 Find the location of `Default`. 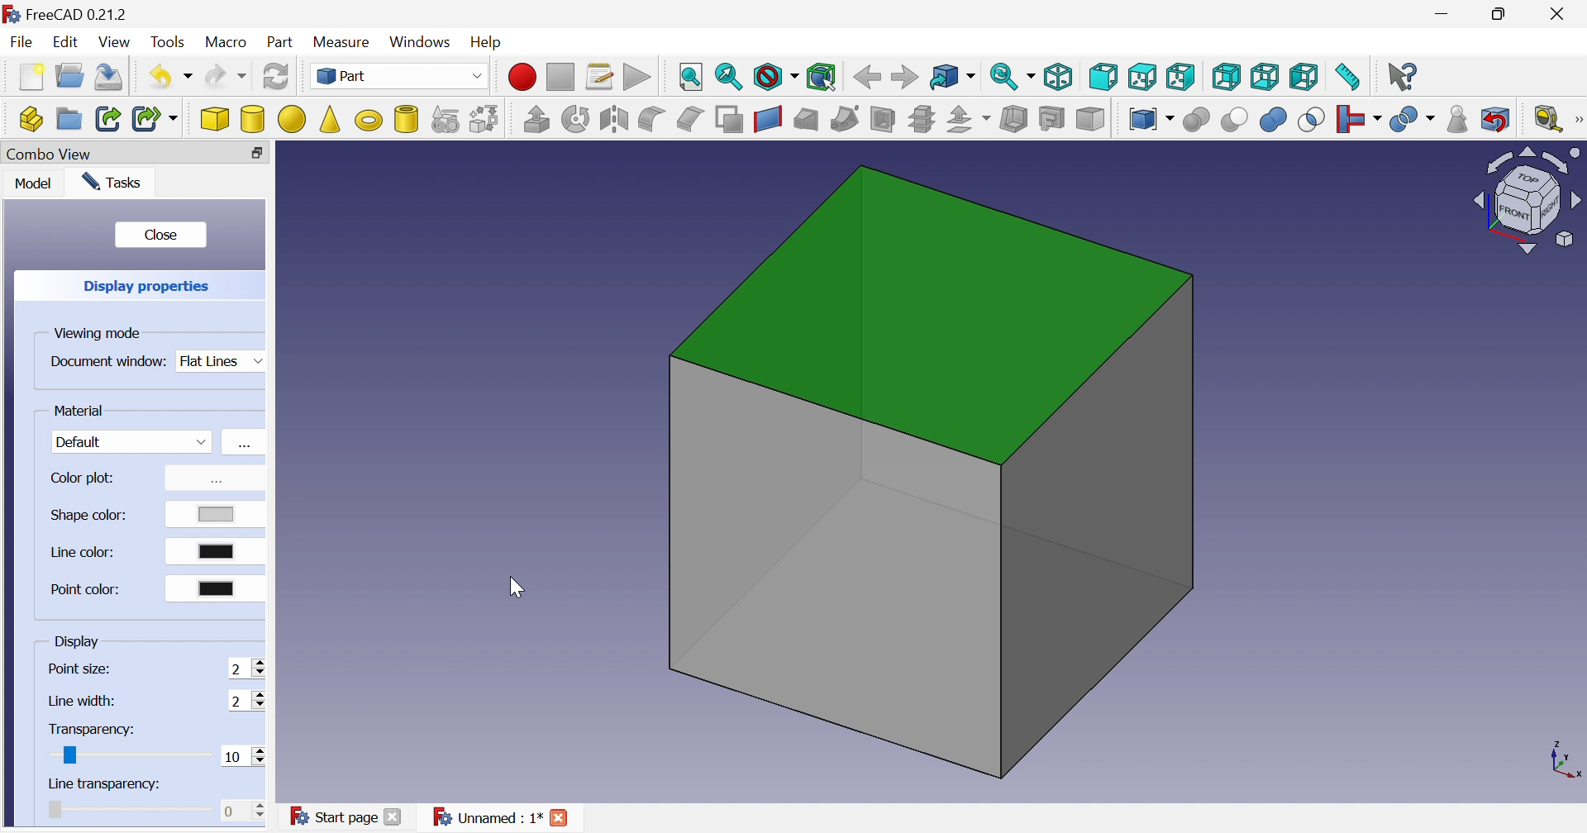

Default is located at coordinates (134, 440).